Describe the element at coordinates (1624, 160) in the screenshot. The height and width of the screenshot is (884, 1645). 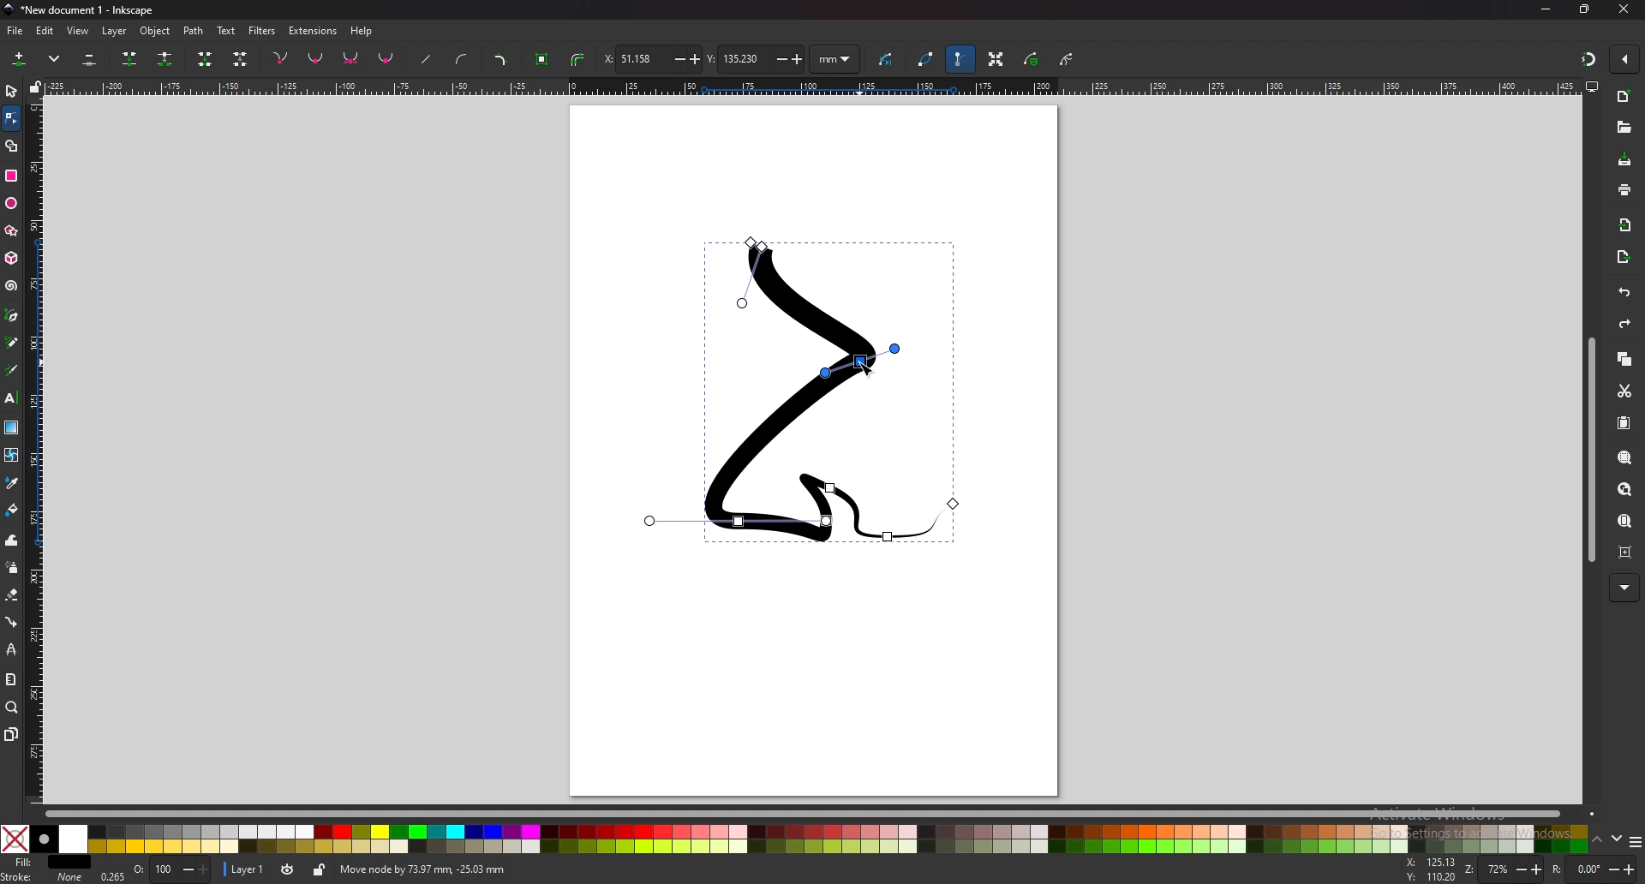
I see `save` at that location.